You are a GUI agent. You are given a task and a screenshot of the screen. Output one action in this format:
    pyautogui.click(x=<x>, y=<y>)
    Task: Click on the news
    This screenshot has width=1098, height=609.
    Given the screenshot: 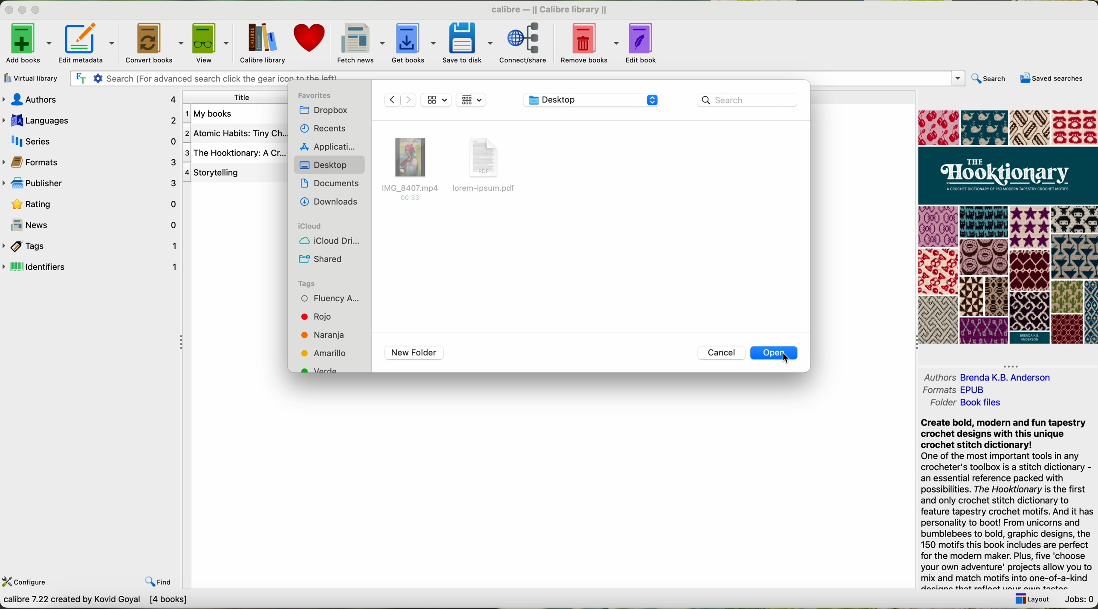 What is the action you would take?
    pyautogui.click(x=90, y=224)
    